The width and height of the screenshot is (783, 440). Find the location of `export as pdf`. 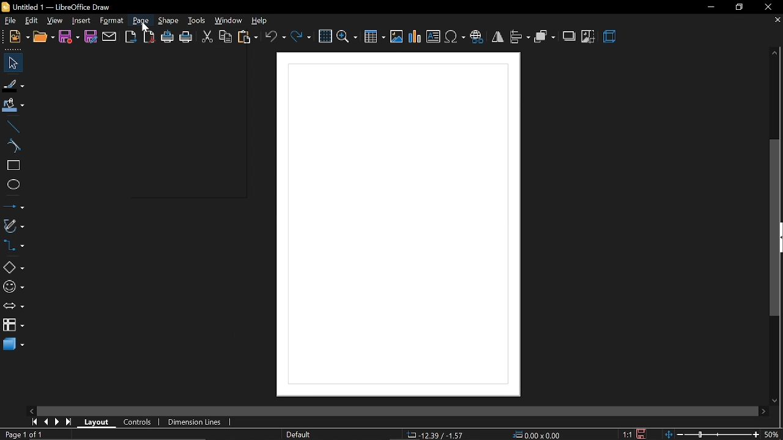

export as pdf is located at coordinates (149, 38).